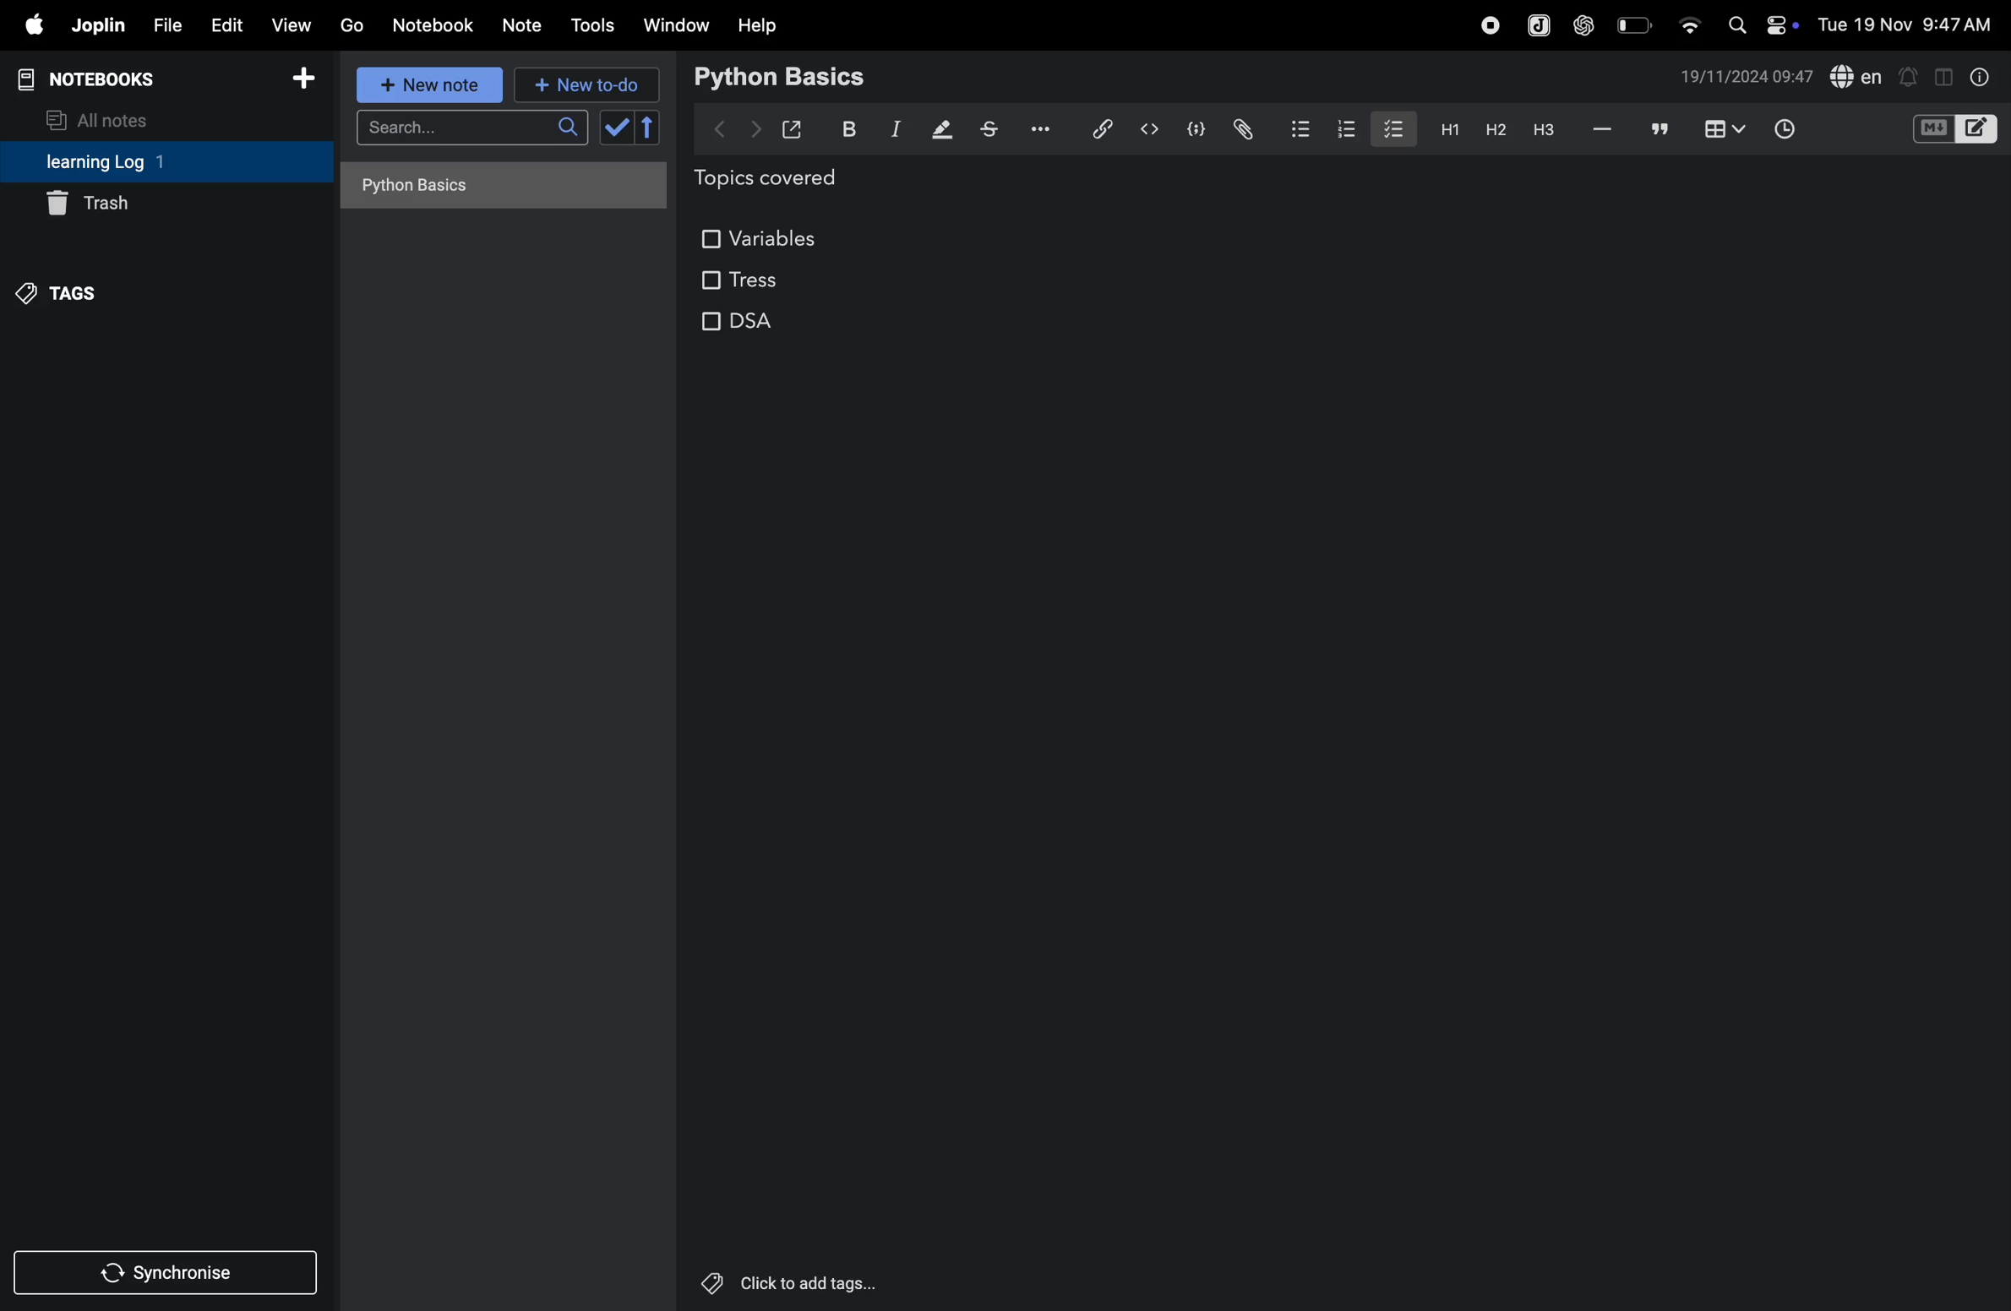 The height and width of the screenshot is (1311, 2011). Describe the element at coordinates (142, 206) in the screenshot. I see `trash` at that location.